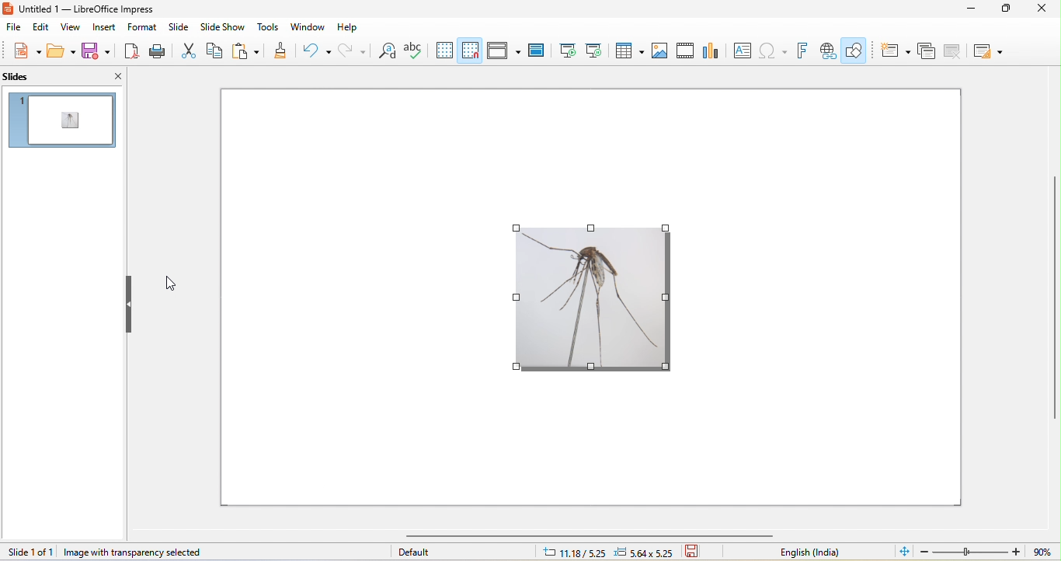 This screenshot has height=561, width=1061. I want to click on start from beginning, so click(567, 51).